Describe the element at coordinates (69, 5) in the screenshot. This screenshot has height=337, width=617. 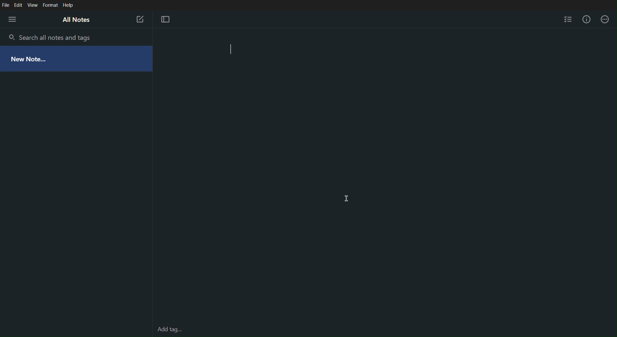
I see `Help` at that location.